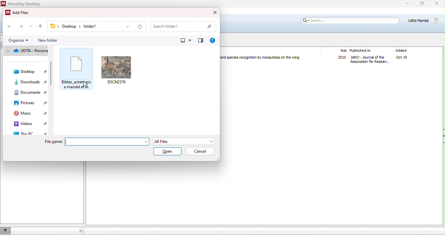 Image resolution: width=445 pixels, height=235 pixels. Describe the element at coordinates (444, 136) in the screenshot. I see `Collapse/Expand` at that location.